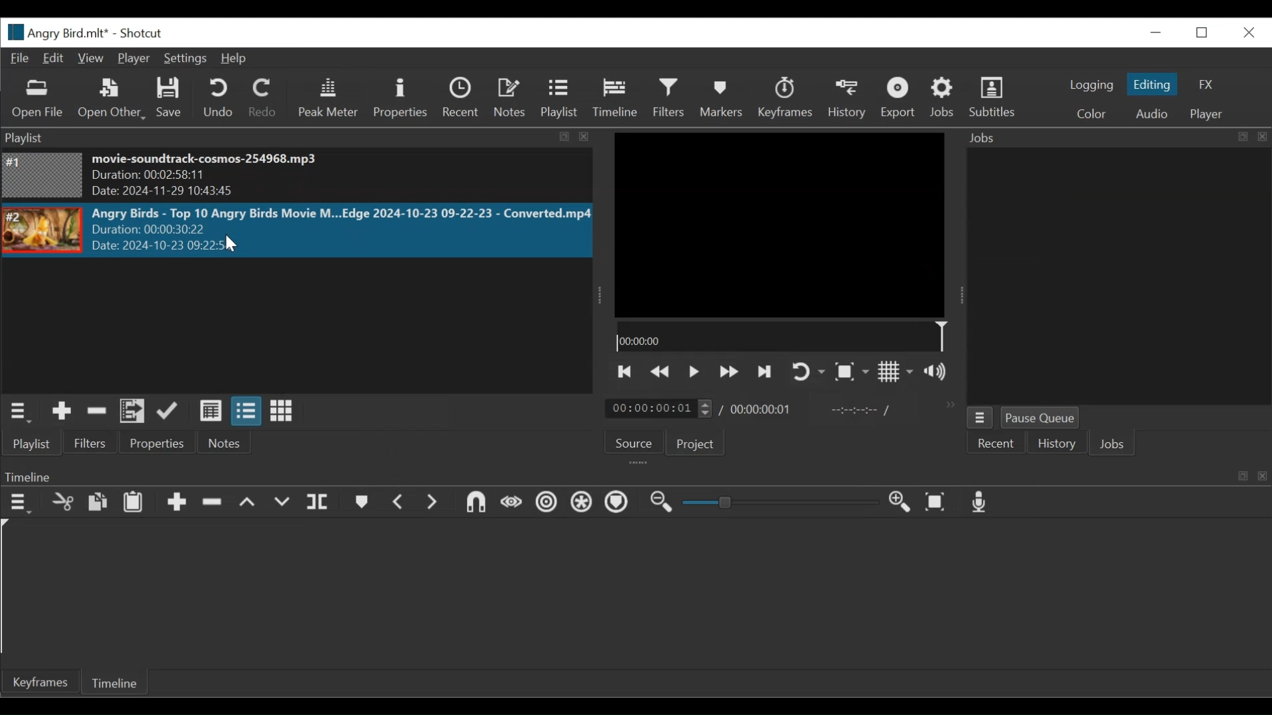 This screenshot has height=715, width=1272. I want to click on Audio, so click(1152, 113).